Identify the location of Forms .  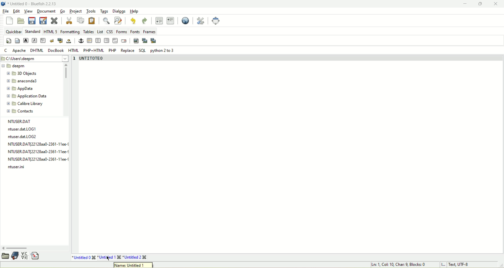
(122, 31).